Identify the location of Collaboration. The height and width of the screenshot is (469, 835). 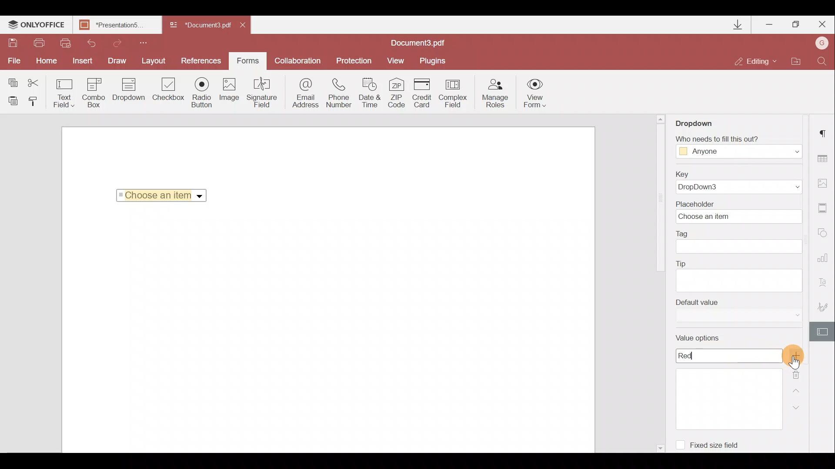
(298, 59).